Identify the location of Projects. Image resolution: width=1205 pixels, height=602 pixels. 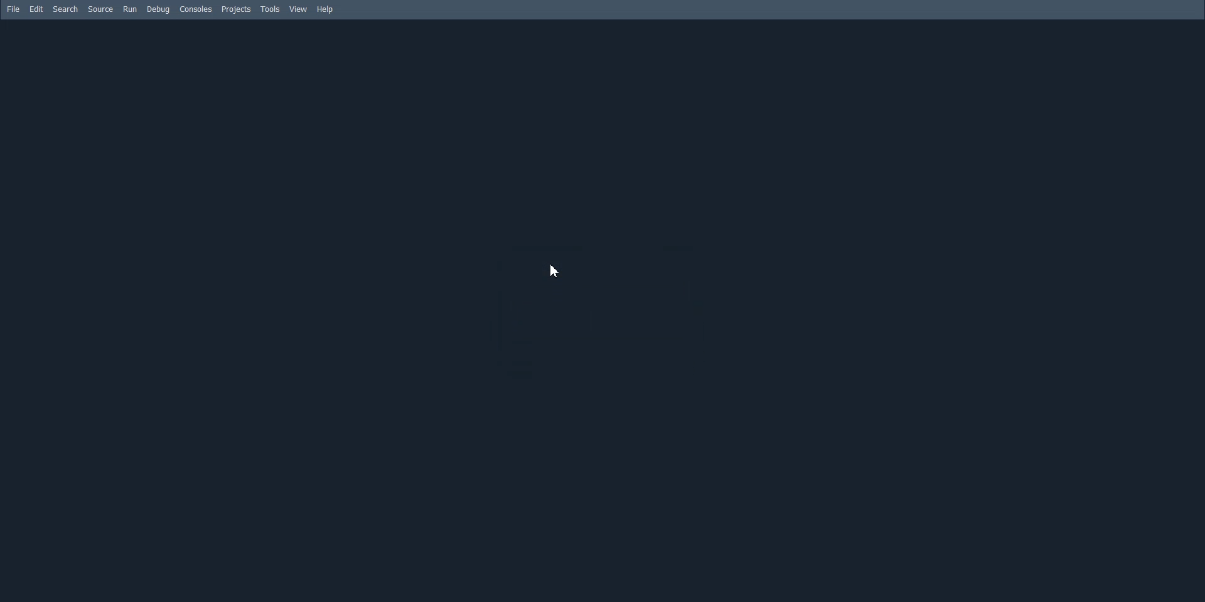
(236, 9).